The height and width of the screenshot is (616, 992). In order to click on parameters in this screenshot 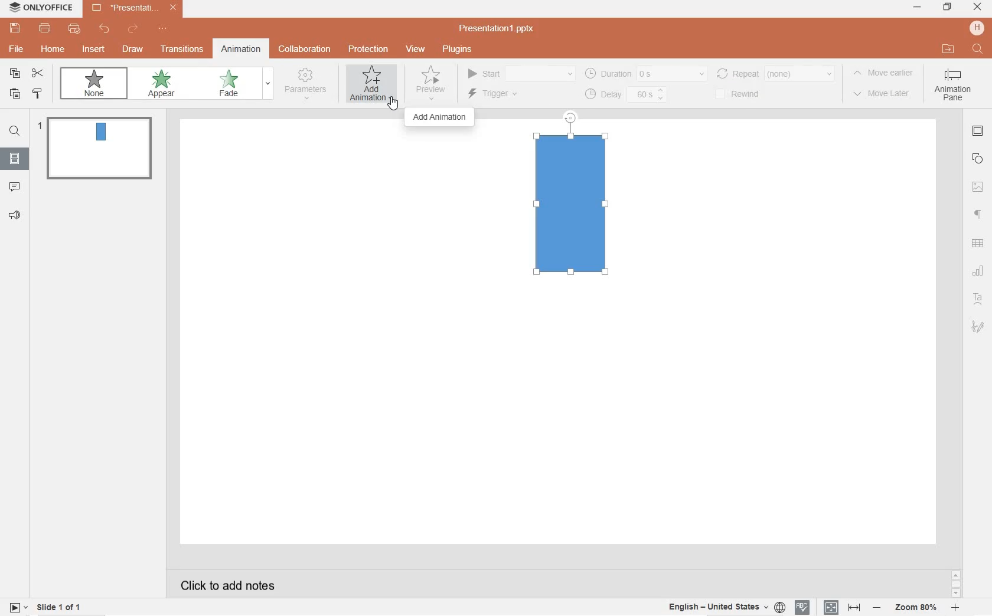, I will do `click(308, 86)`.